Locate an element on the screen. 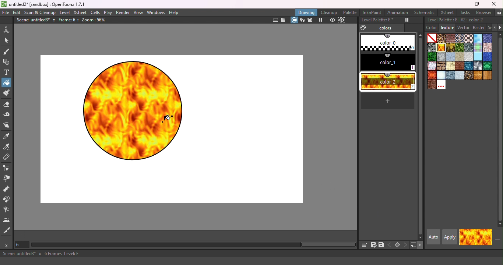 This screenshot has width=503, height=265. Drystonewall.bmp is located at coordinates (432, 47).